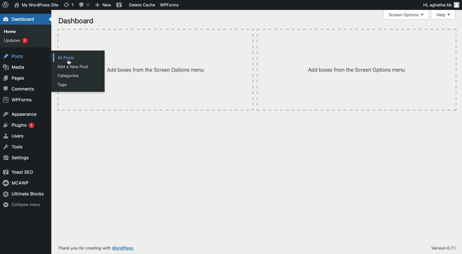 The image size is (462, 254). Describe the element at coordinates (16, 41) in the screenshot. I see `Updates` at that location.